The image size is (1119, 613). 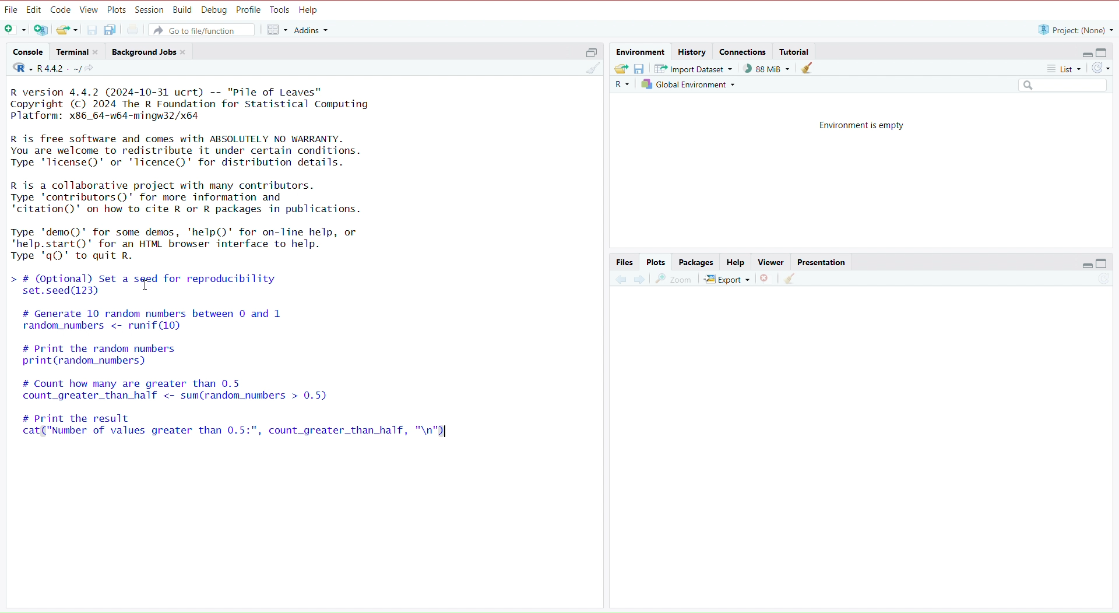 What do you see at coordinates (27, 51) in the screenshot?
I see `‘Console` at bounding box center [27, 51].